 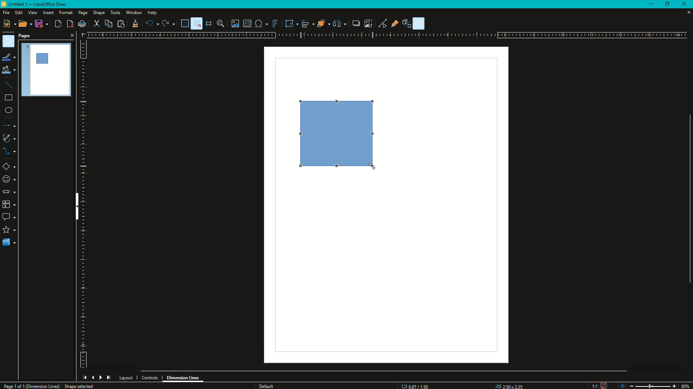 What do you see at coordinates (235, 23) in the screenshot?
I see `Insert Image` at bounding box center [235, 23].